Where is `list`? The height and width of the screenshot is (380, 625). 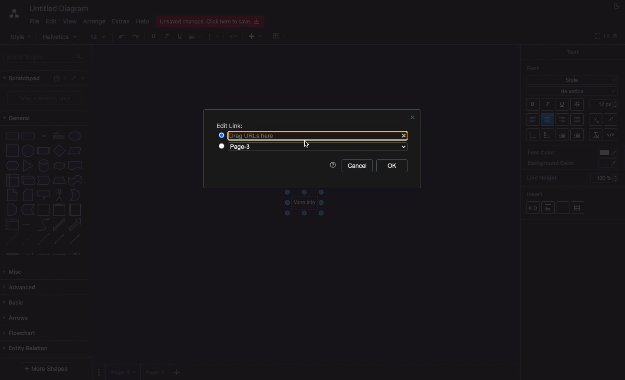 list is located at coordinates (13, 224).